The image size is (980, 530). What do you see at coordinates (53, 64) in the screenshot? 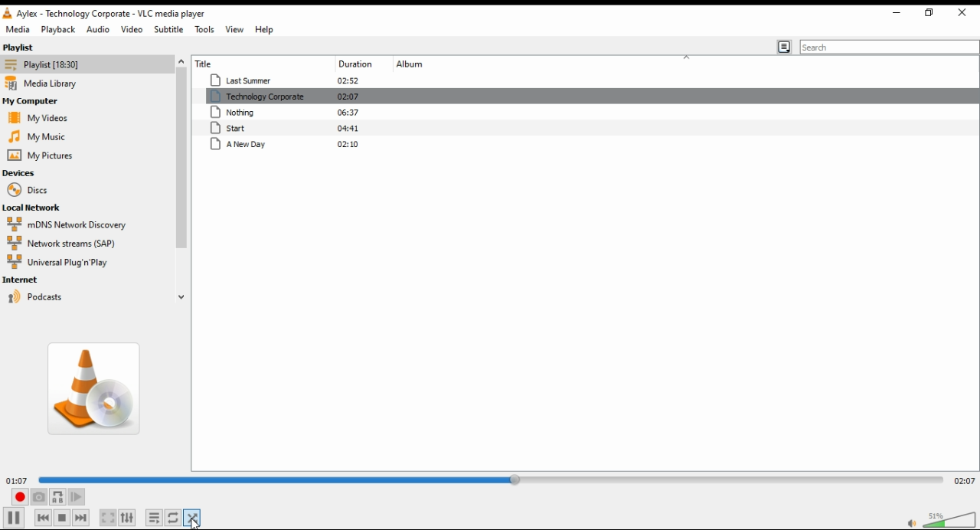
I see `playlist` at bounding box center [53, 64].